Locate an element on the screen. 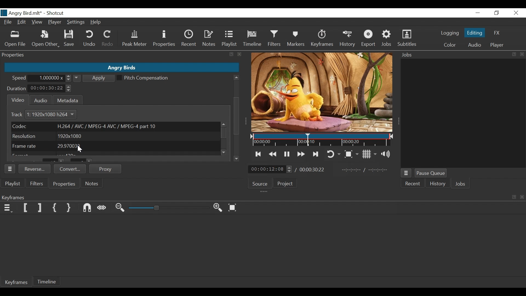 The image size is (526, 296). Notes is located at coordinates (91, 183).